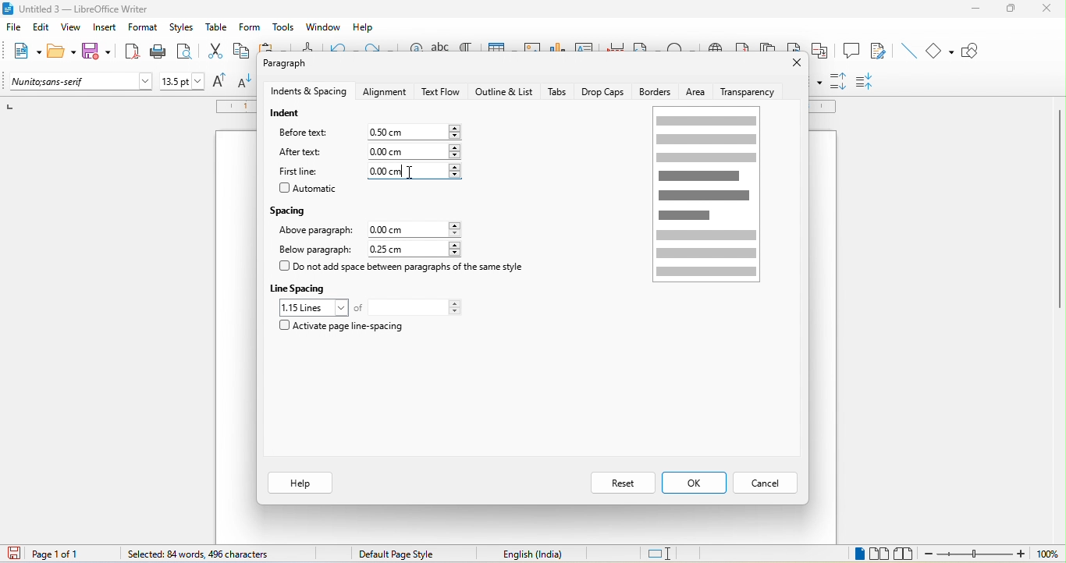 The height and width of the screenshot is (563, 1066). I want to click on paragraph, so click(292, 66).